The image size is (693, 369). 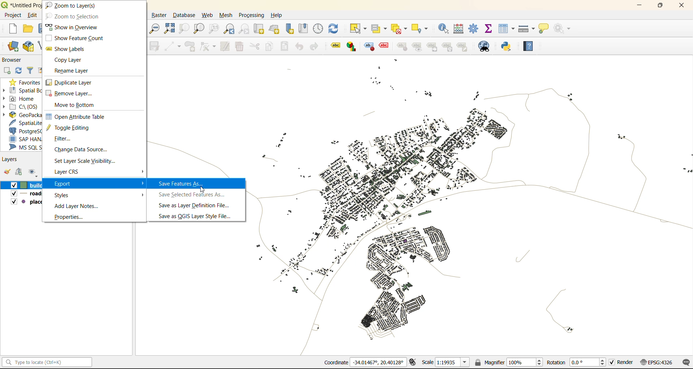 What do you see at coordinates (467, 206) in the screenshot?
I see `map` at bounding box center [467, 206].